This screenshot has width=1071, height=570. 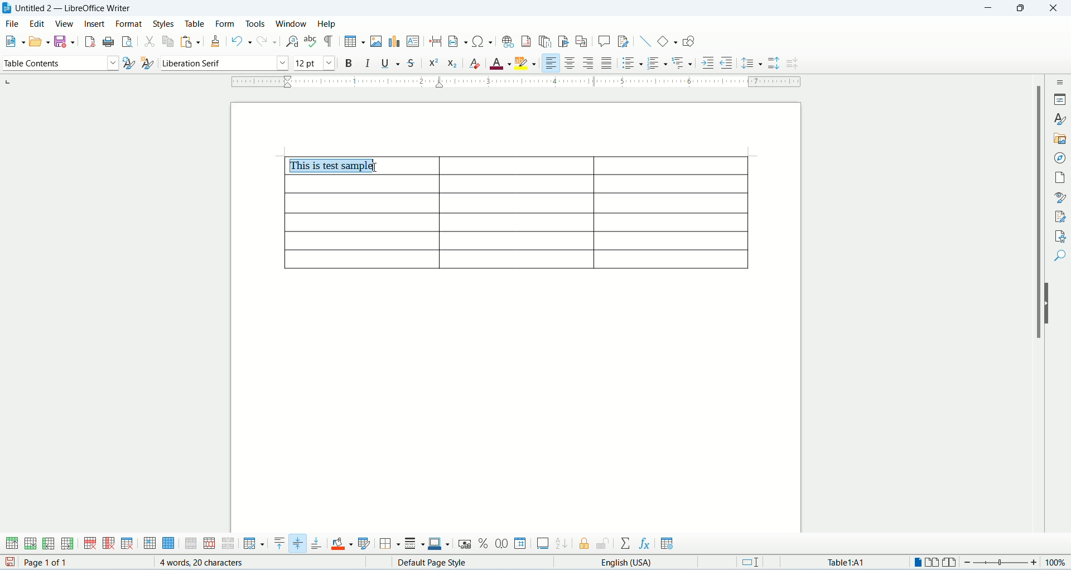 I want to click on properties, so click(x=1061, y=100).